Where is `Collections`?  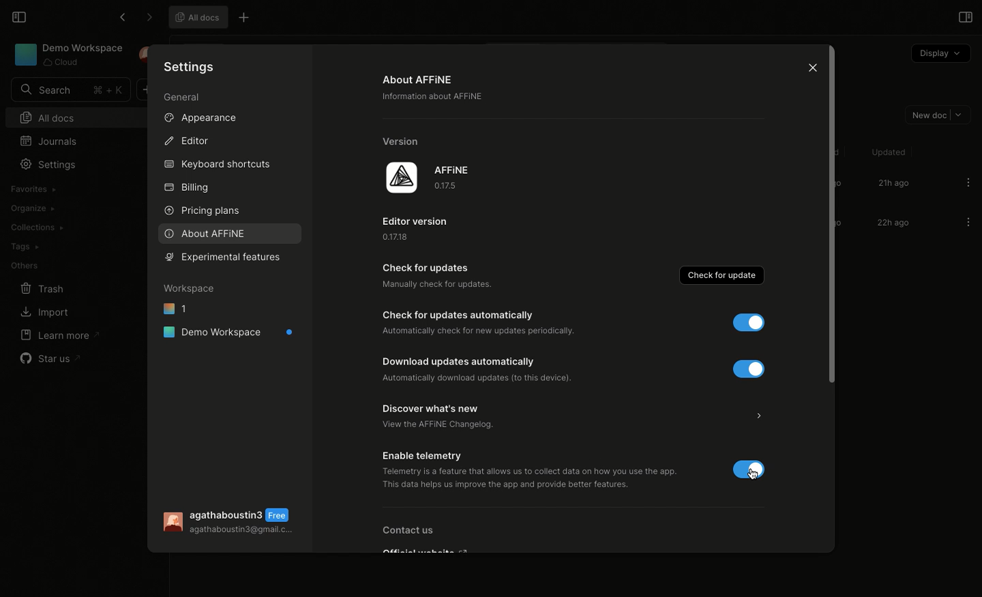
Collections is located at coordinates (36, 228).